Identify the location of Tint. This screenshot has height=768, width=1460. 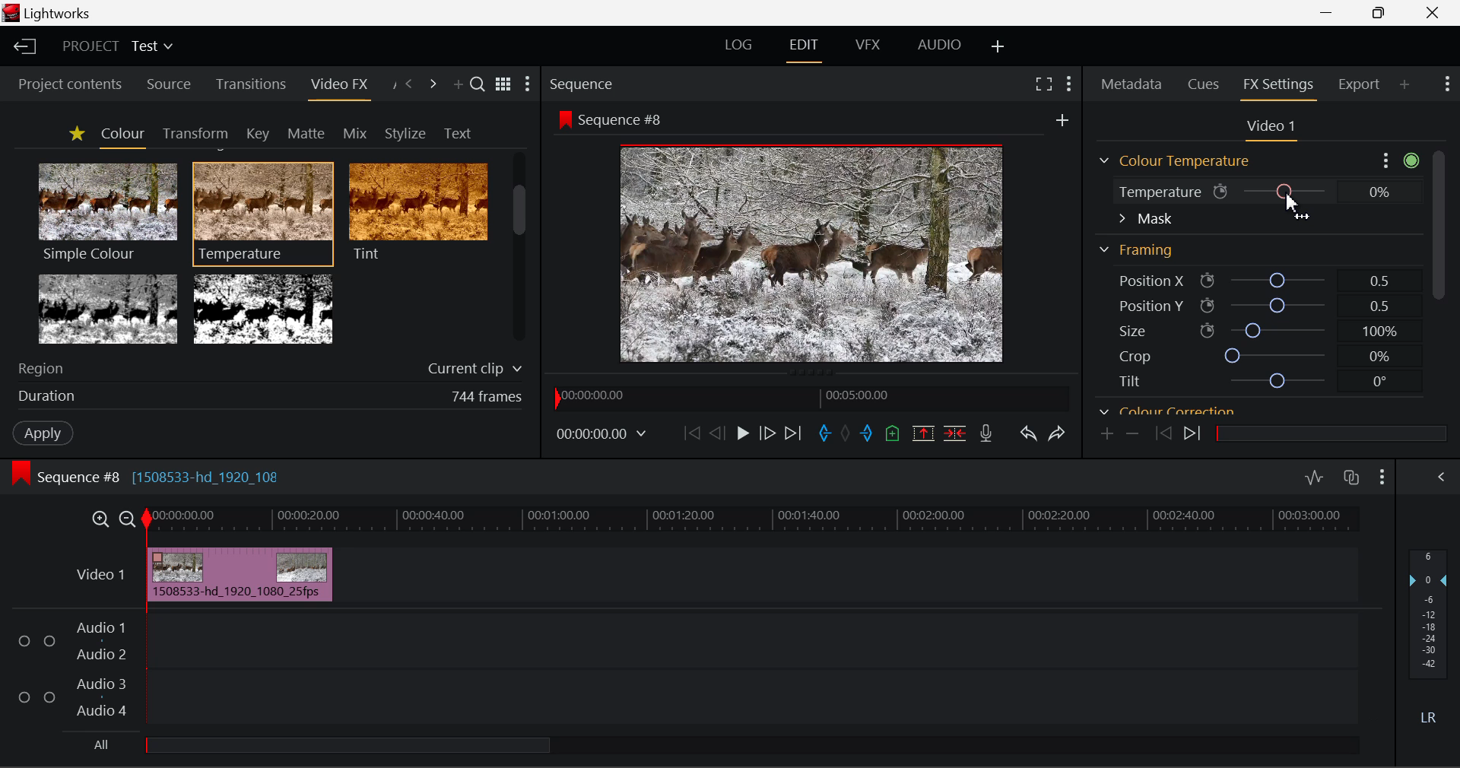
(417, 211).